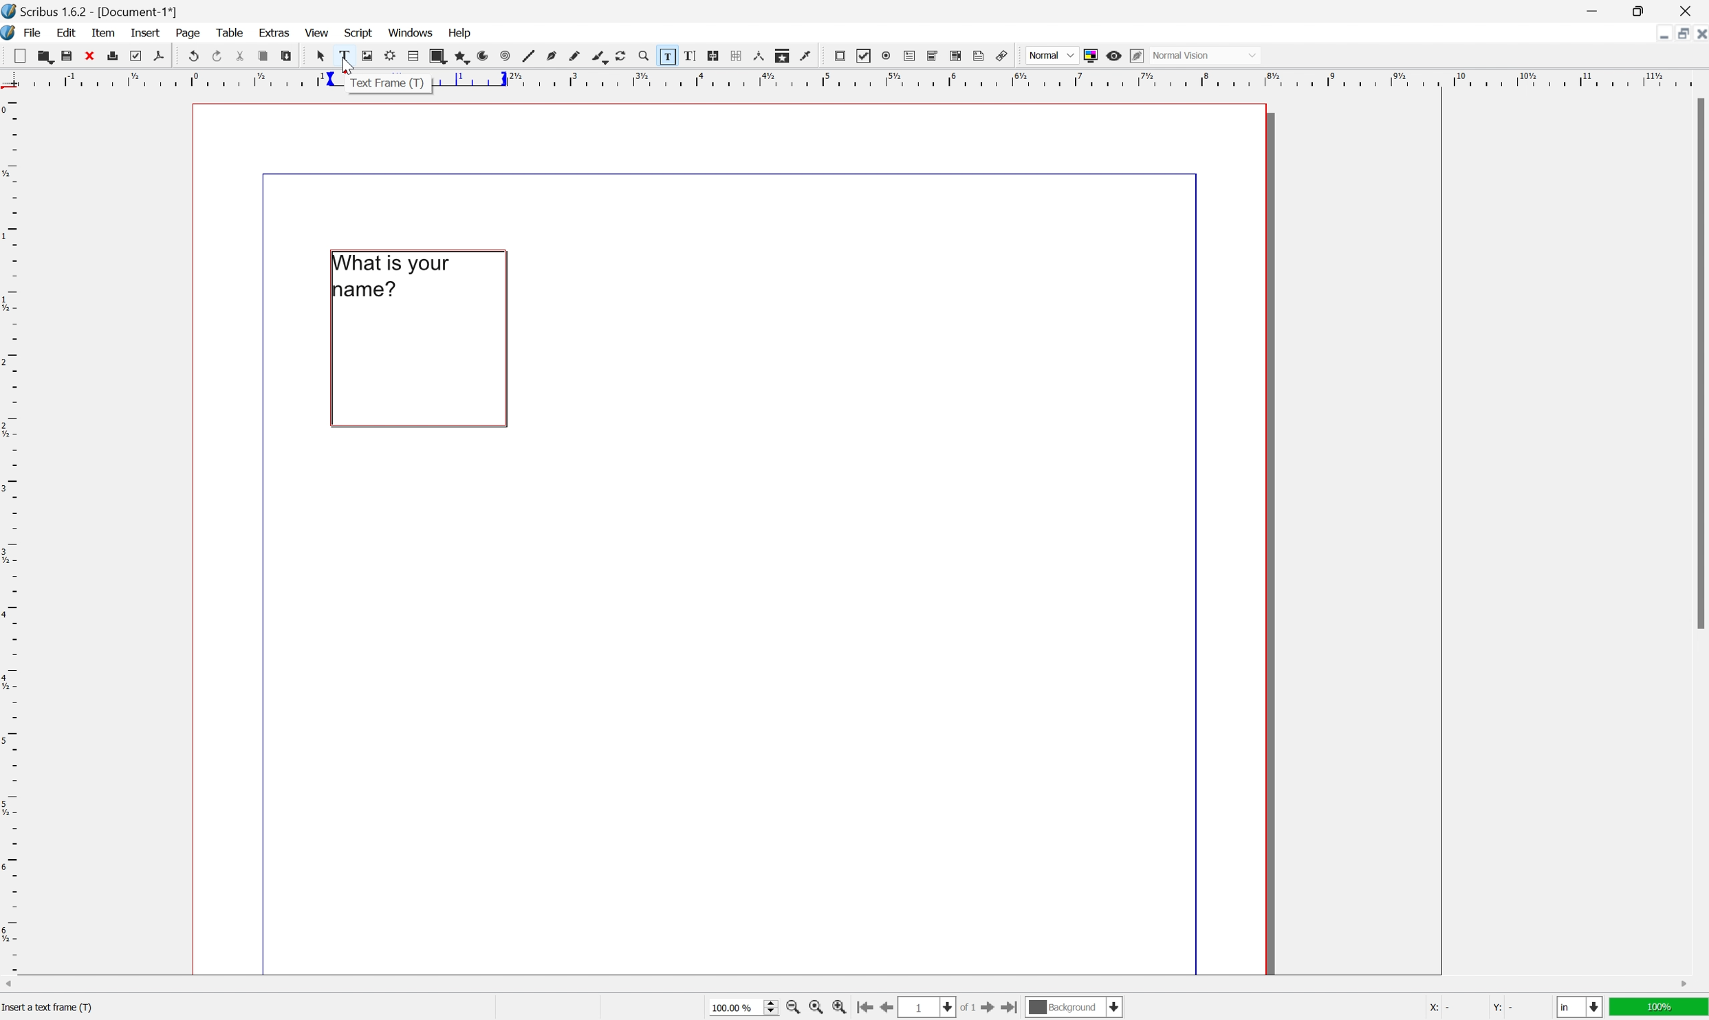 The image size is (1709, 1020). Describe the element at coordinates (287, 56) in the screenshot. I see `paste` at that location.